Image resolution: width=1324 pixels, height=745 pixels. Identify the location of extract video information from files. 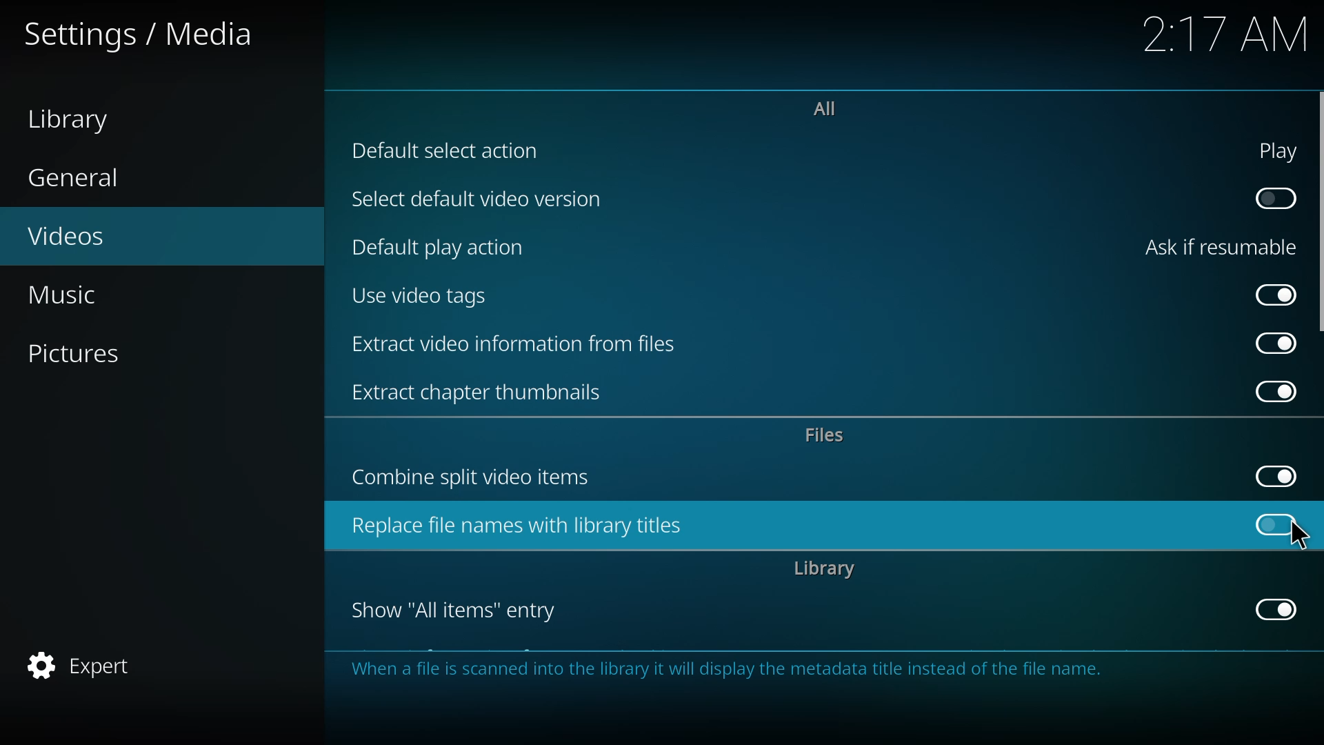
(519, 346).